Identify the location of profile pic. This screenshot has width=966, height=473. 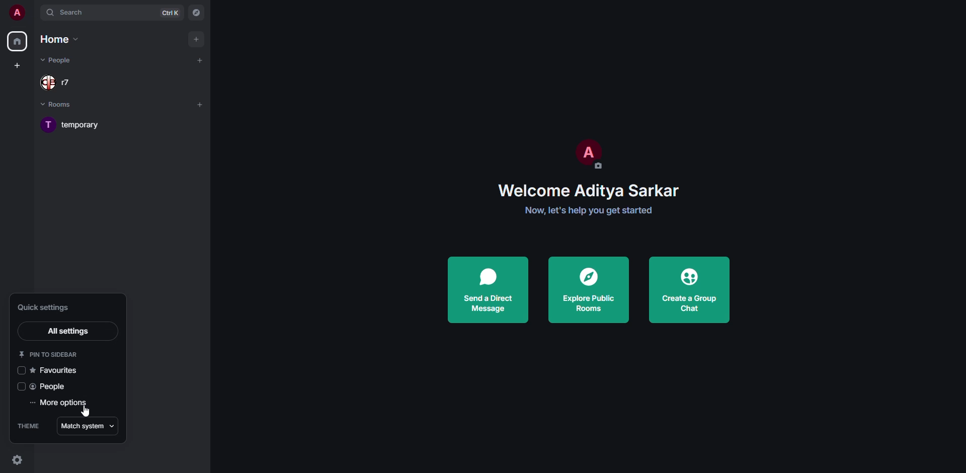
(586, 152).